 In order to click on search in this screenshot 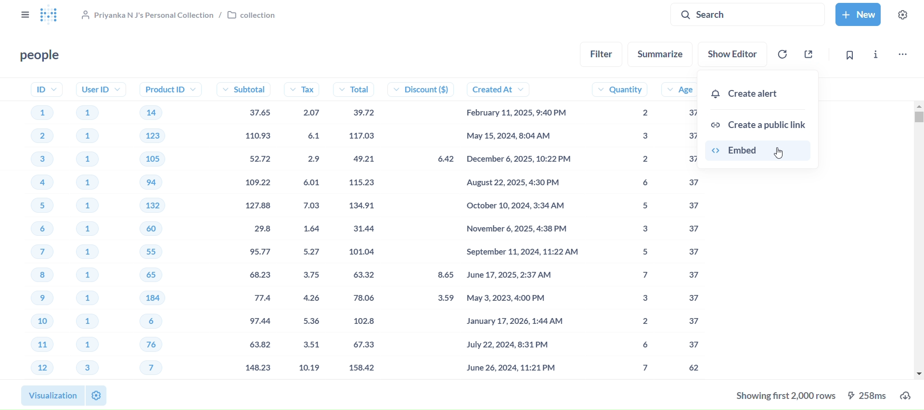, I will do `click(748, 14)`.